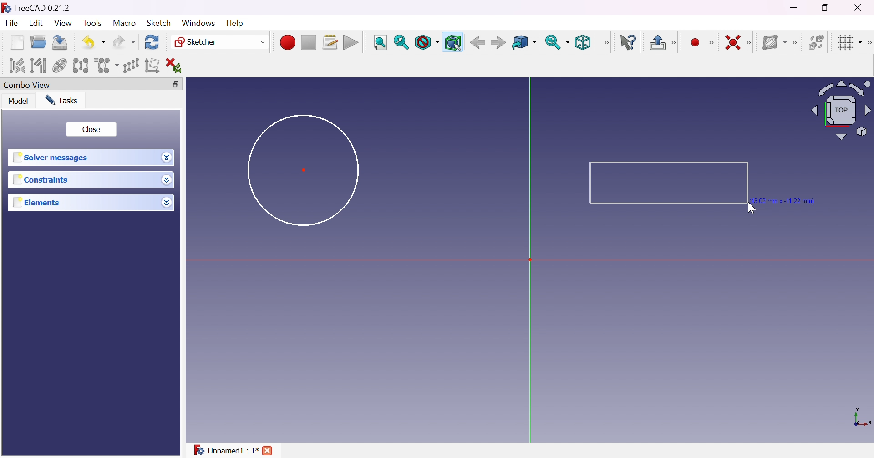 The width and height of the screenshot is (874, 458). I want to click on Refresh, so click(152, 41).